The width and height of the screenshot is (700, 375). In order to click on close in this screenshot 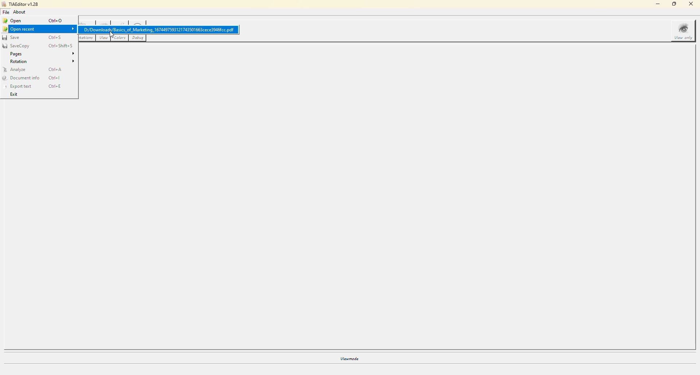, I will do `click(691, 4)`.